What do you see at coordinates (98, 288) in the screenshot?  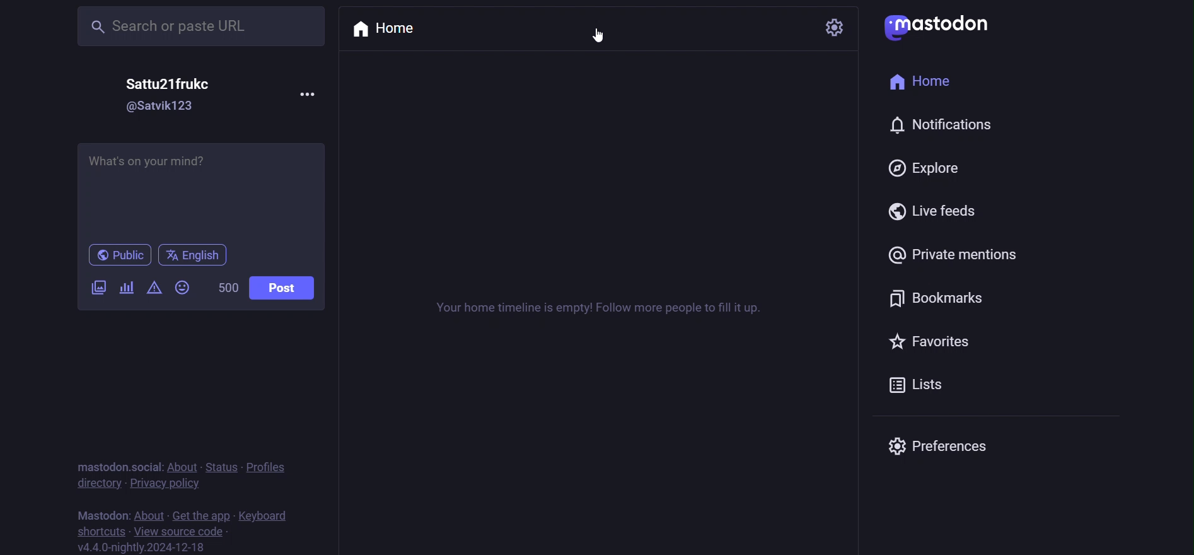 I see `video/image` at bounding box center [98, 288].